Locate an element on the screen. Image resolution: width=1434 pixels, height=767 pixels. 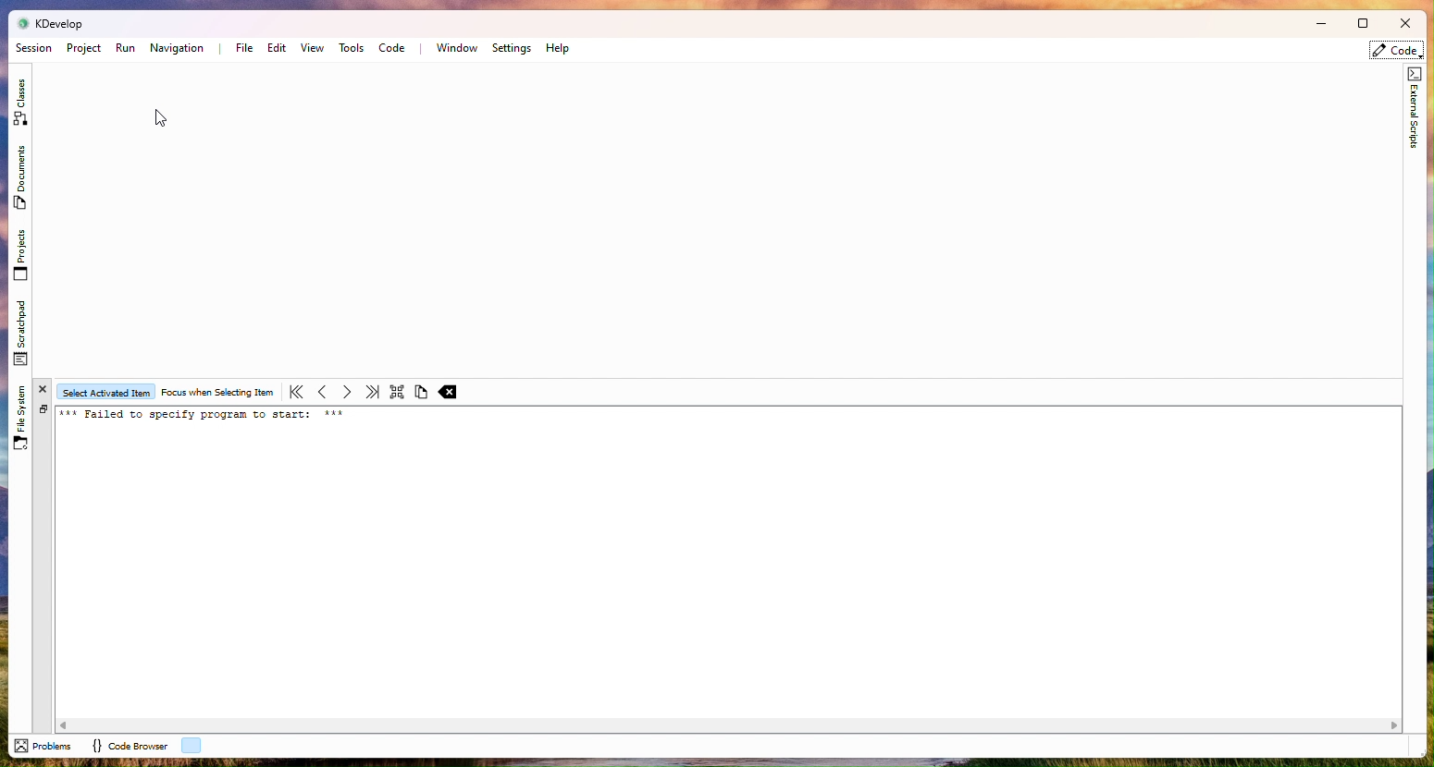
Run is located at coordinates (126, 48).